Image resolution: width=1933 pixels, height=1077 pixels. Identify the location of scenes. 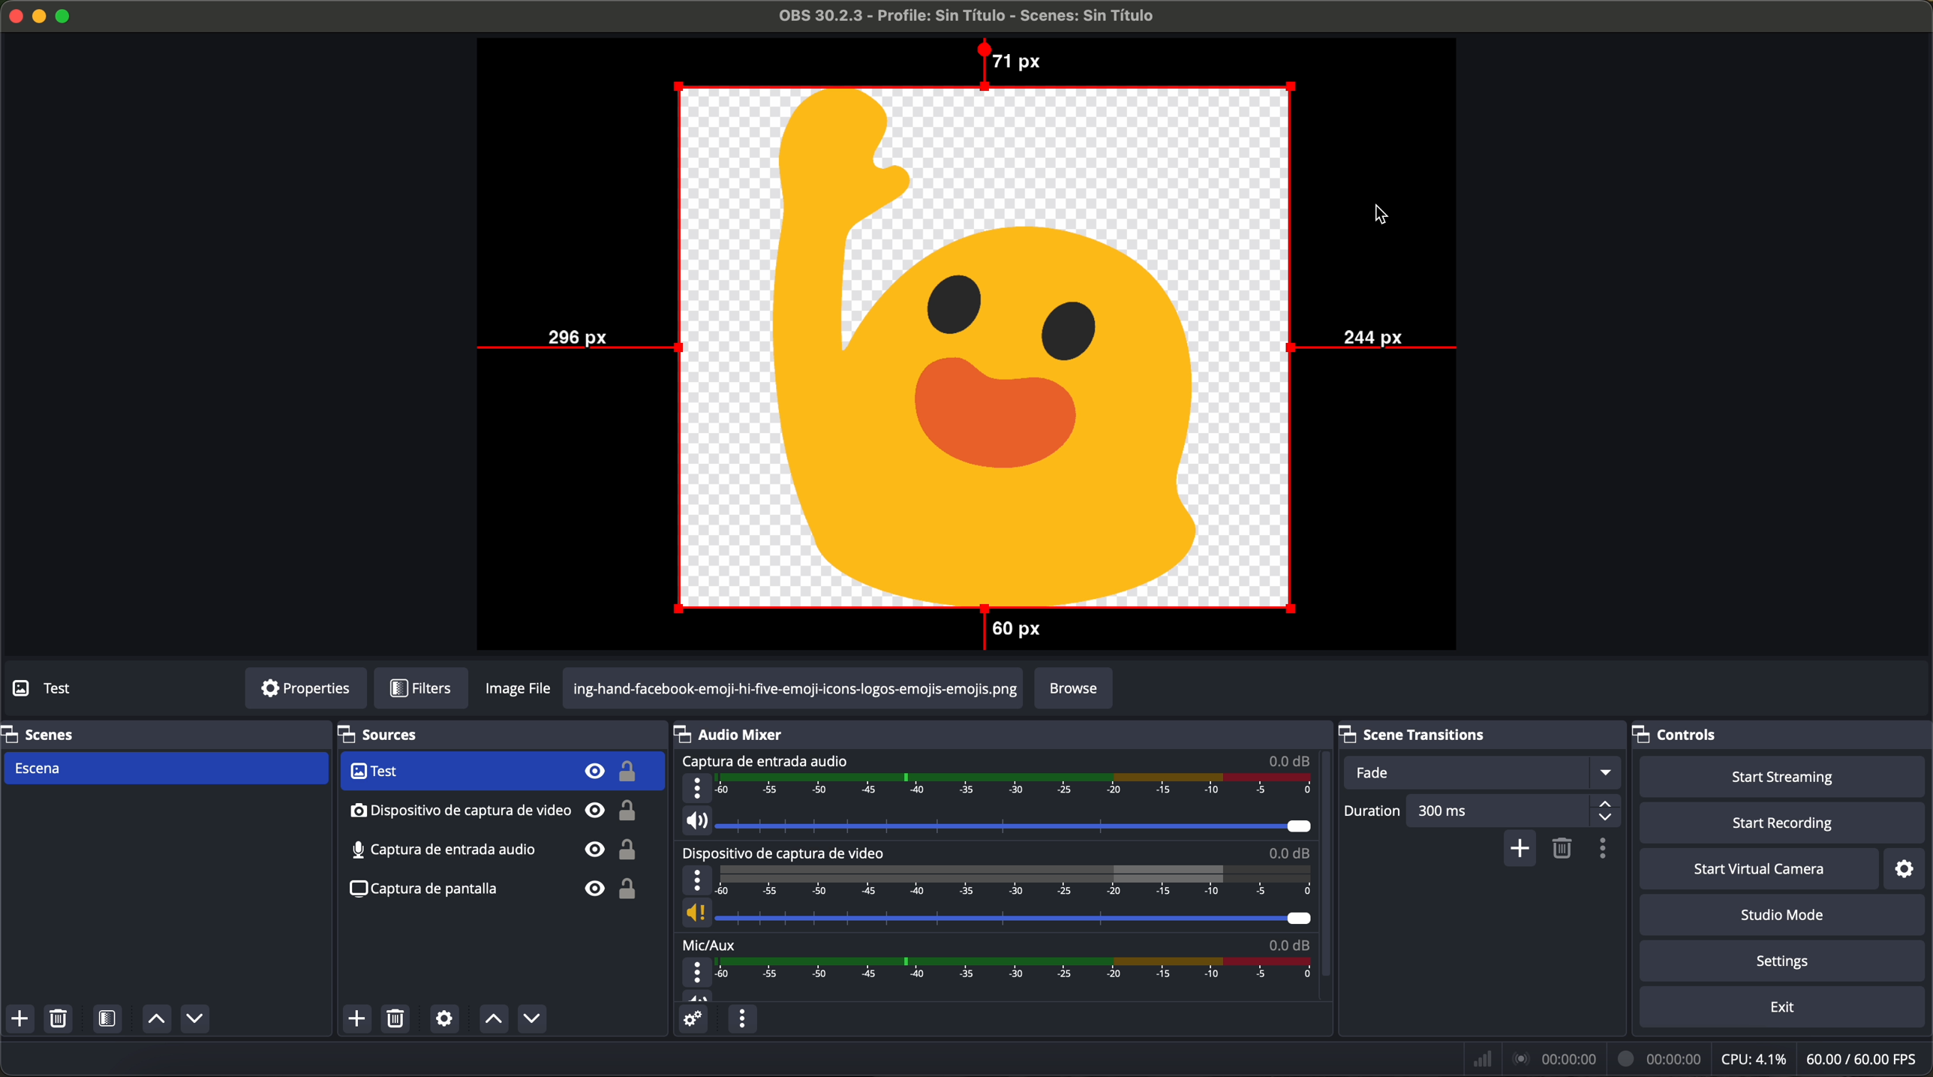
(41, 733).